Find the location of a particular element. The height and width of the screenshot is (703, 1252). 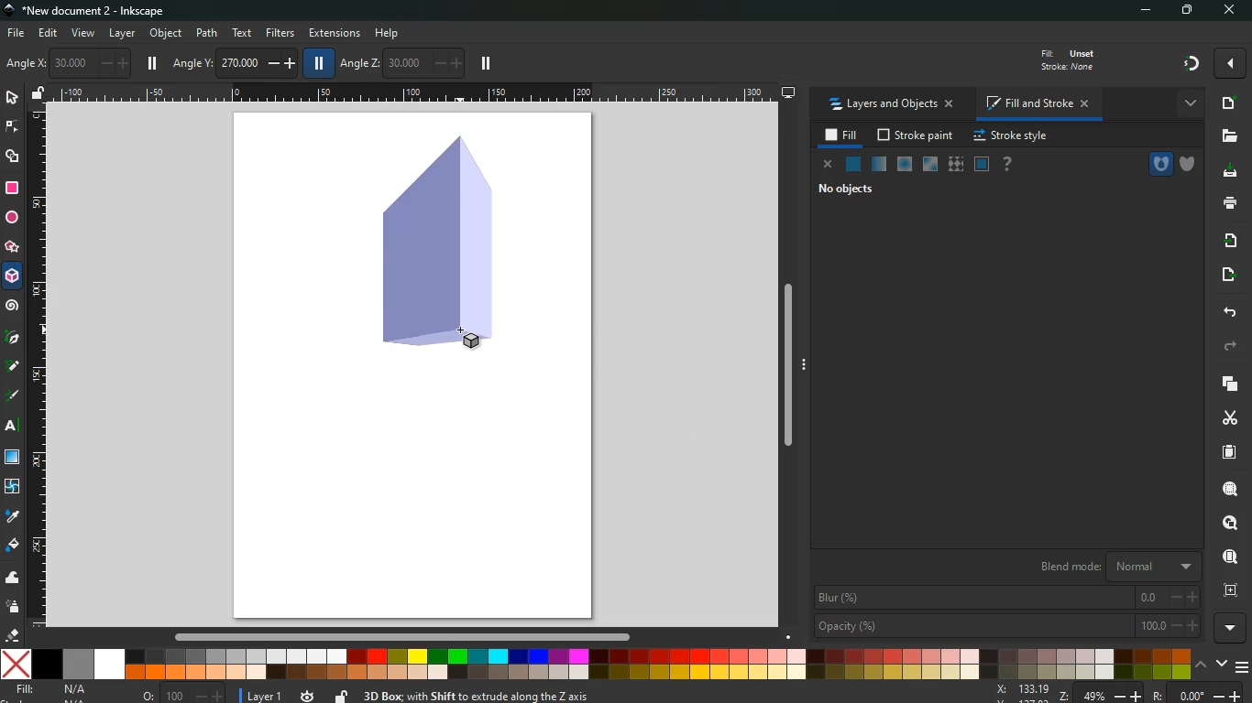

fill and stroke is located at coordinates (1036, 105).